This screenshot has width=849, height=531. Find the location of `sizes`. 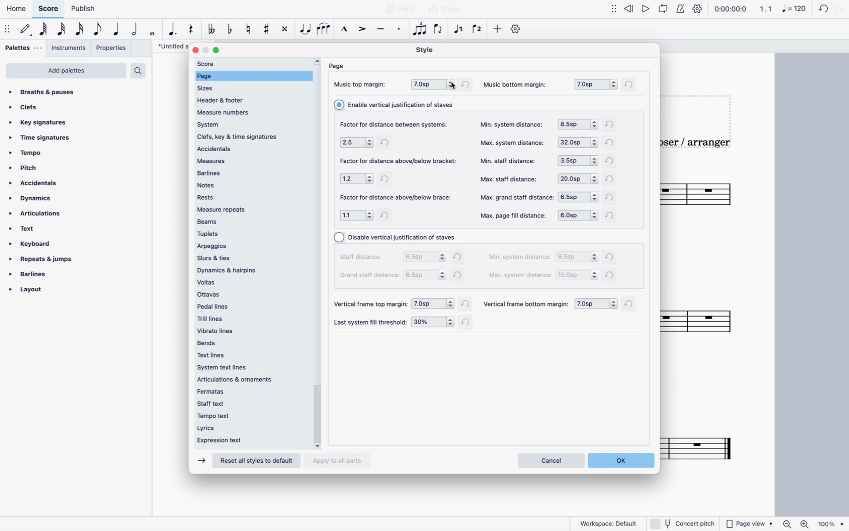

sizes is located at coordinates (211, 88).